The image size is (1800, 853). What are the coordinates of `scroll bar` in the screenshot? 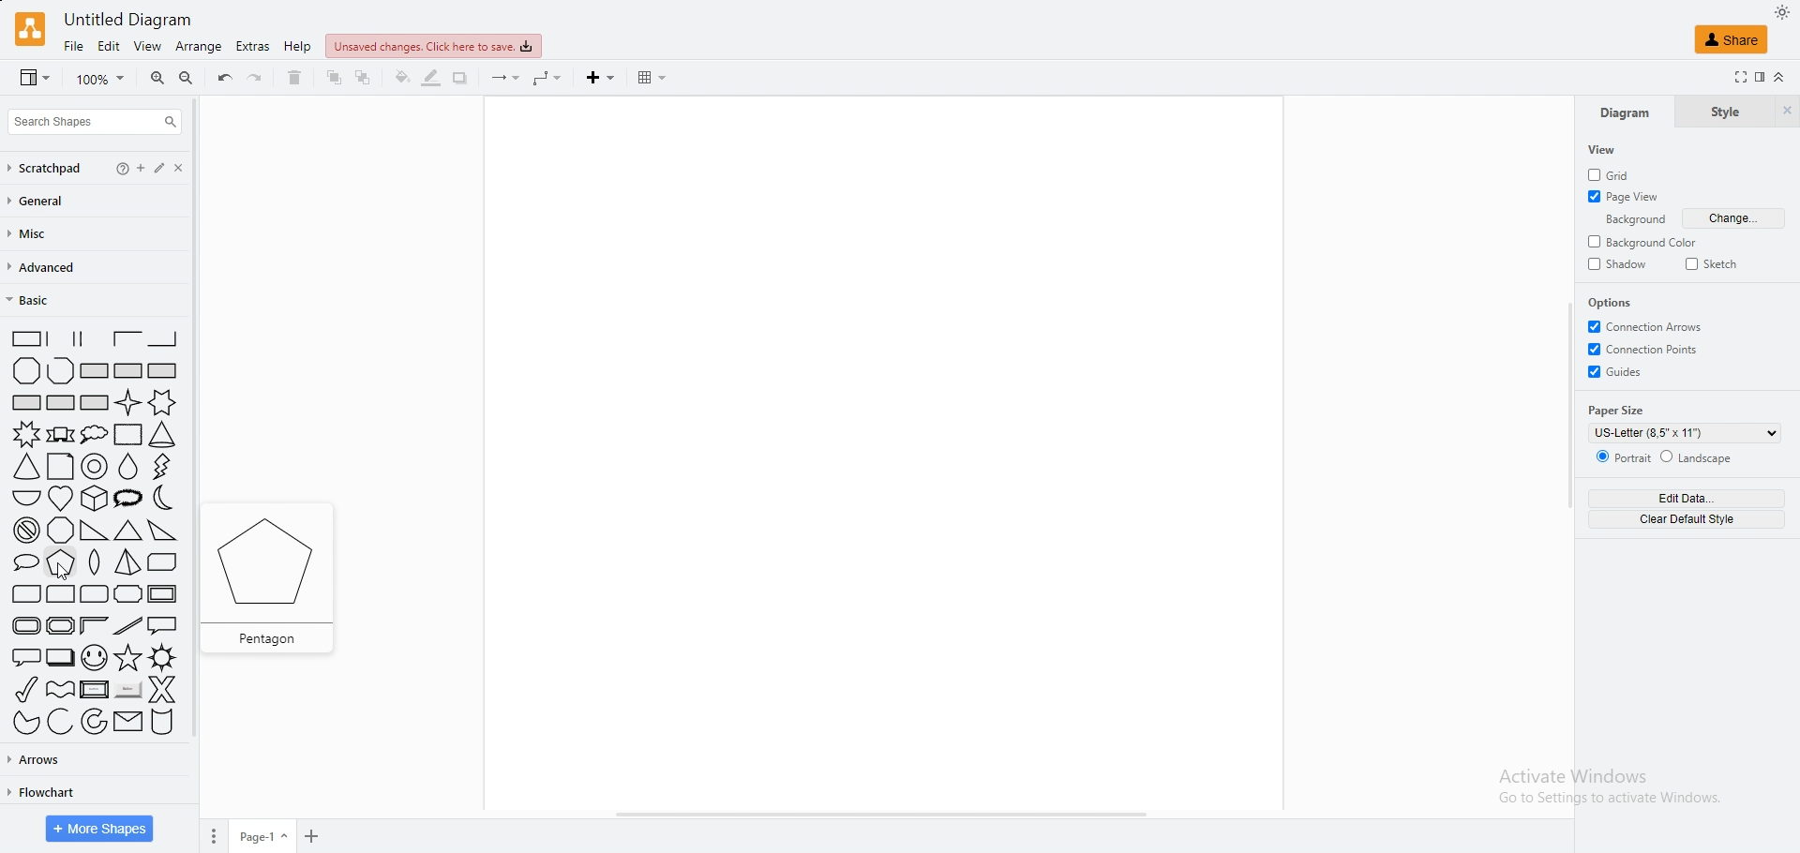 It's located at (201, 457).